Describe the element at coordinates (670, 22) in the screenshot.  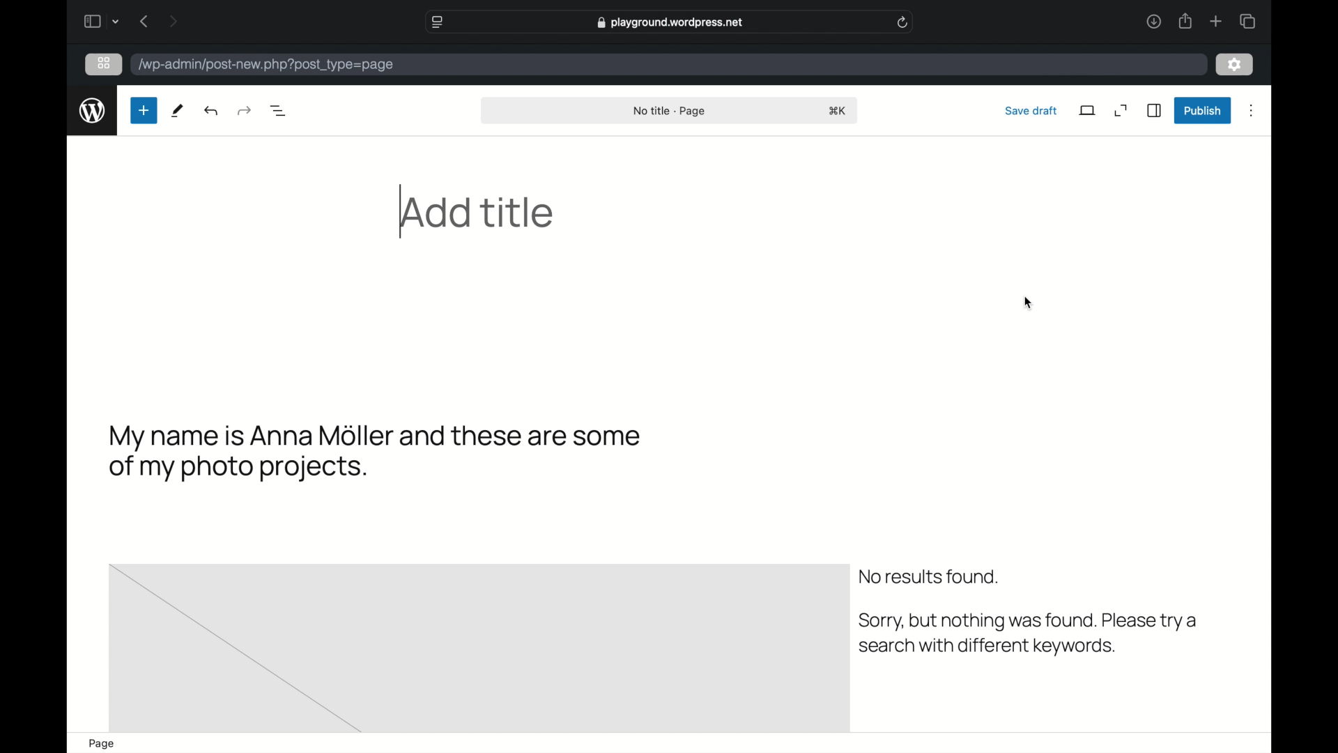
I see `web address` at that location.